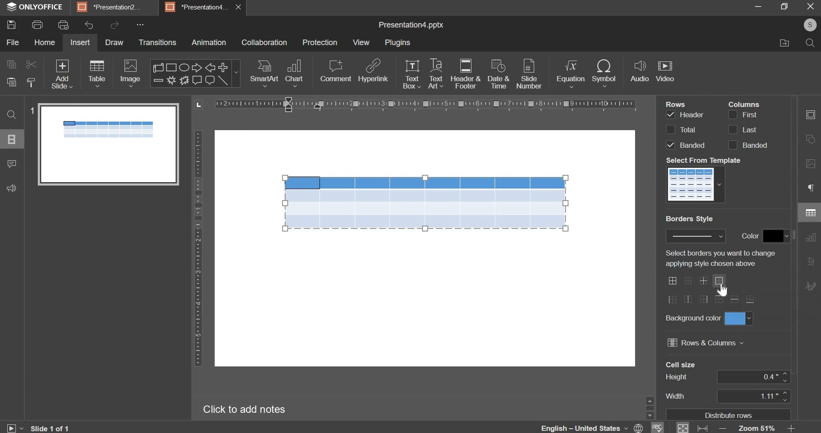 This screenshot has width=821, height=433. Describe the element at coordinates (265, 43) in the screenshot. I see `collaboration` at that location.